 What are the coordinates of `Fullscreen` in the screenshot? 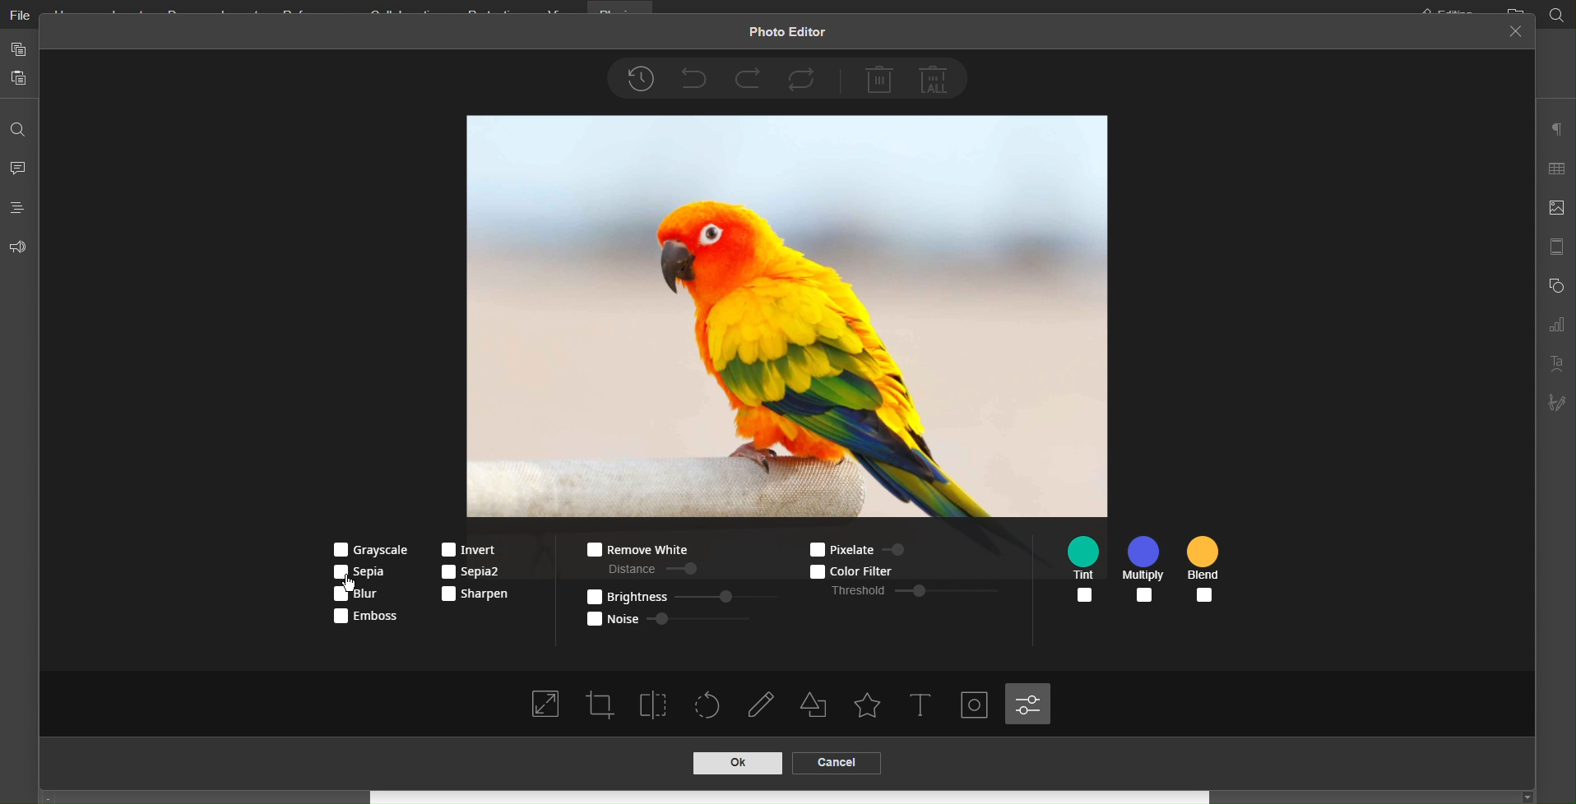 It's located at (545, 706).